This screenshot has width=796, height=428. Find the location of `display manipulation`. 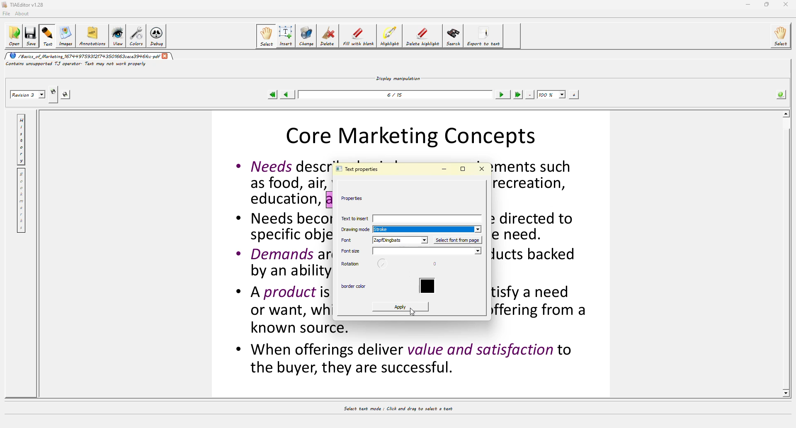

display manipulation is located at coordinates (399, 77).